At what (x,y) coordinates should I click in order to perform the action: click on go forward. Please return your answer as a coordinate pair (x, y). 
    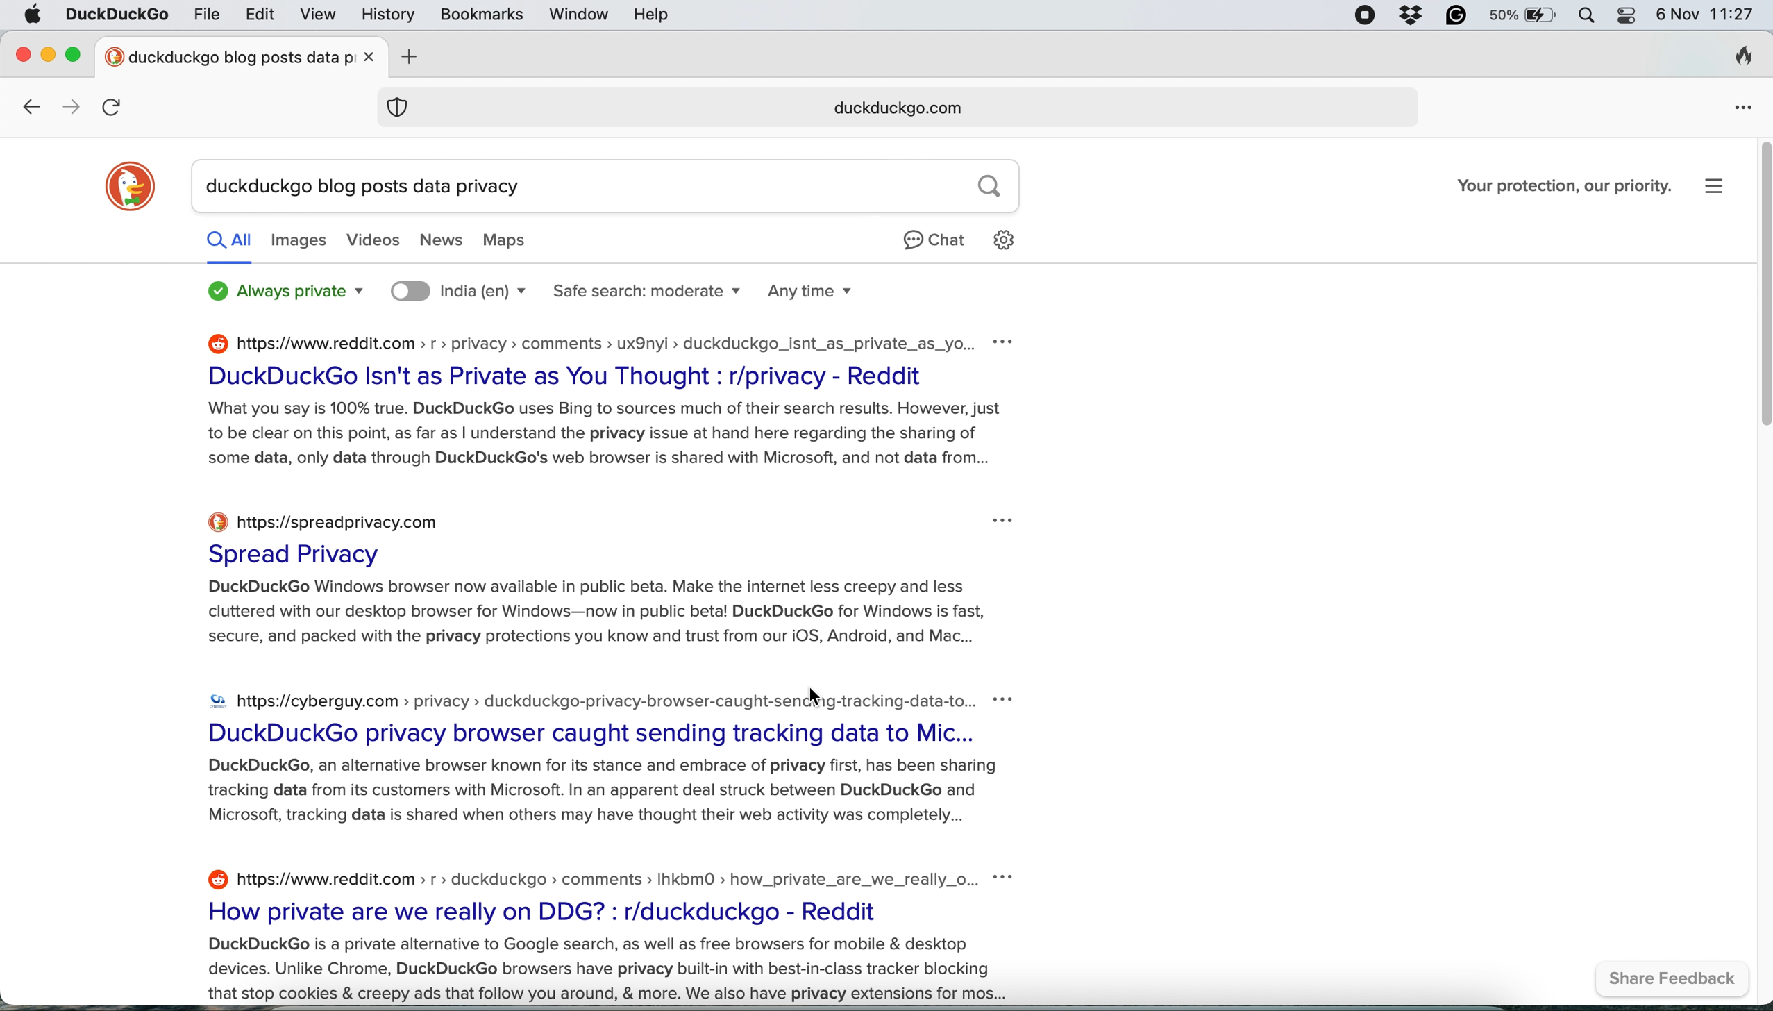
    Looking at the image, I should click on (70, 108).